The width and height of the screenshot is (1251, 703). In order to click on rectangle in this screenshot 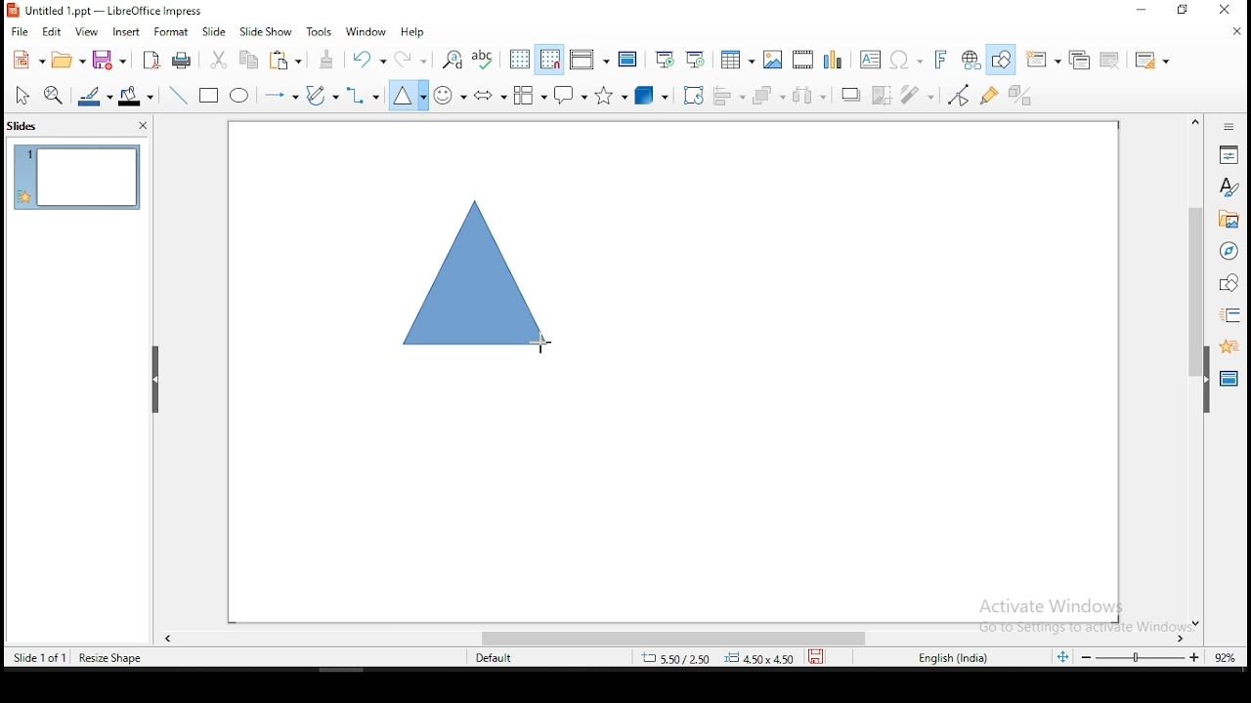, I will do `click(210, 97)`.